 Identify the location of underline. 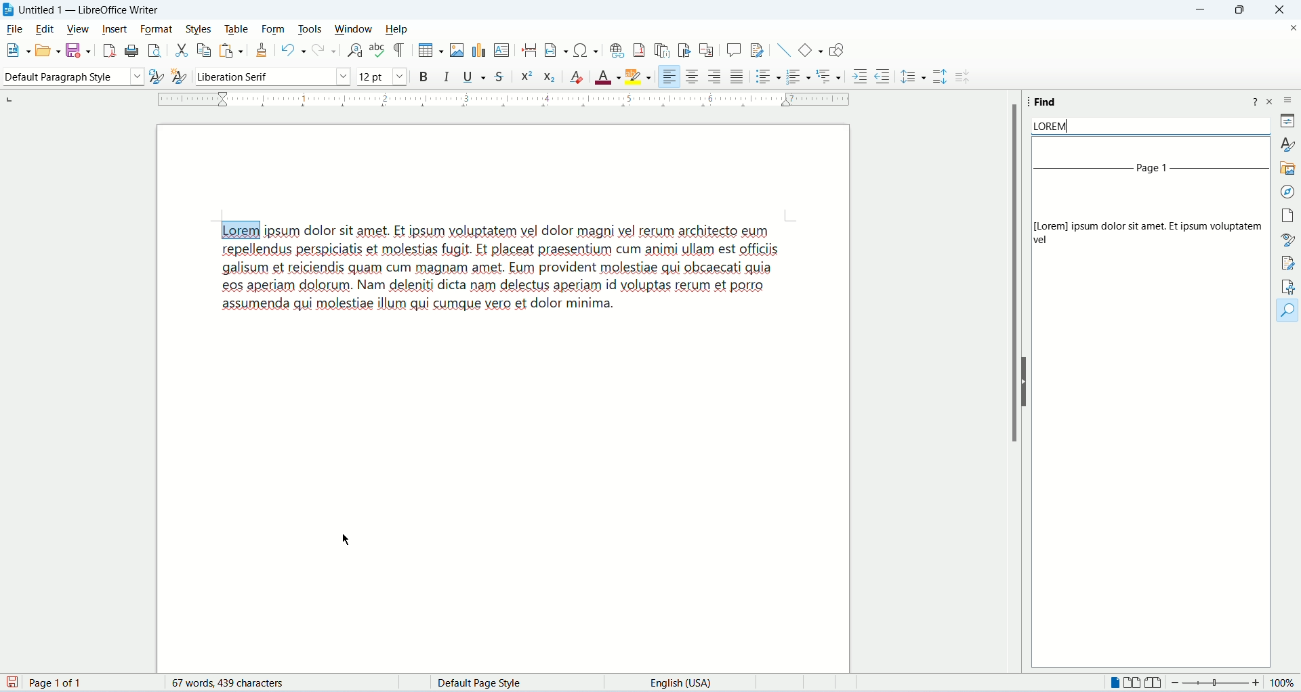
(474, 77).